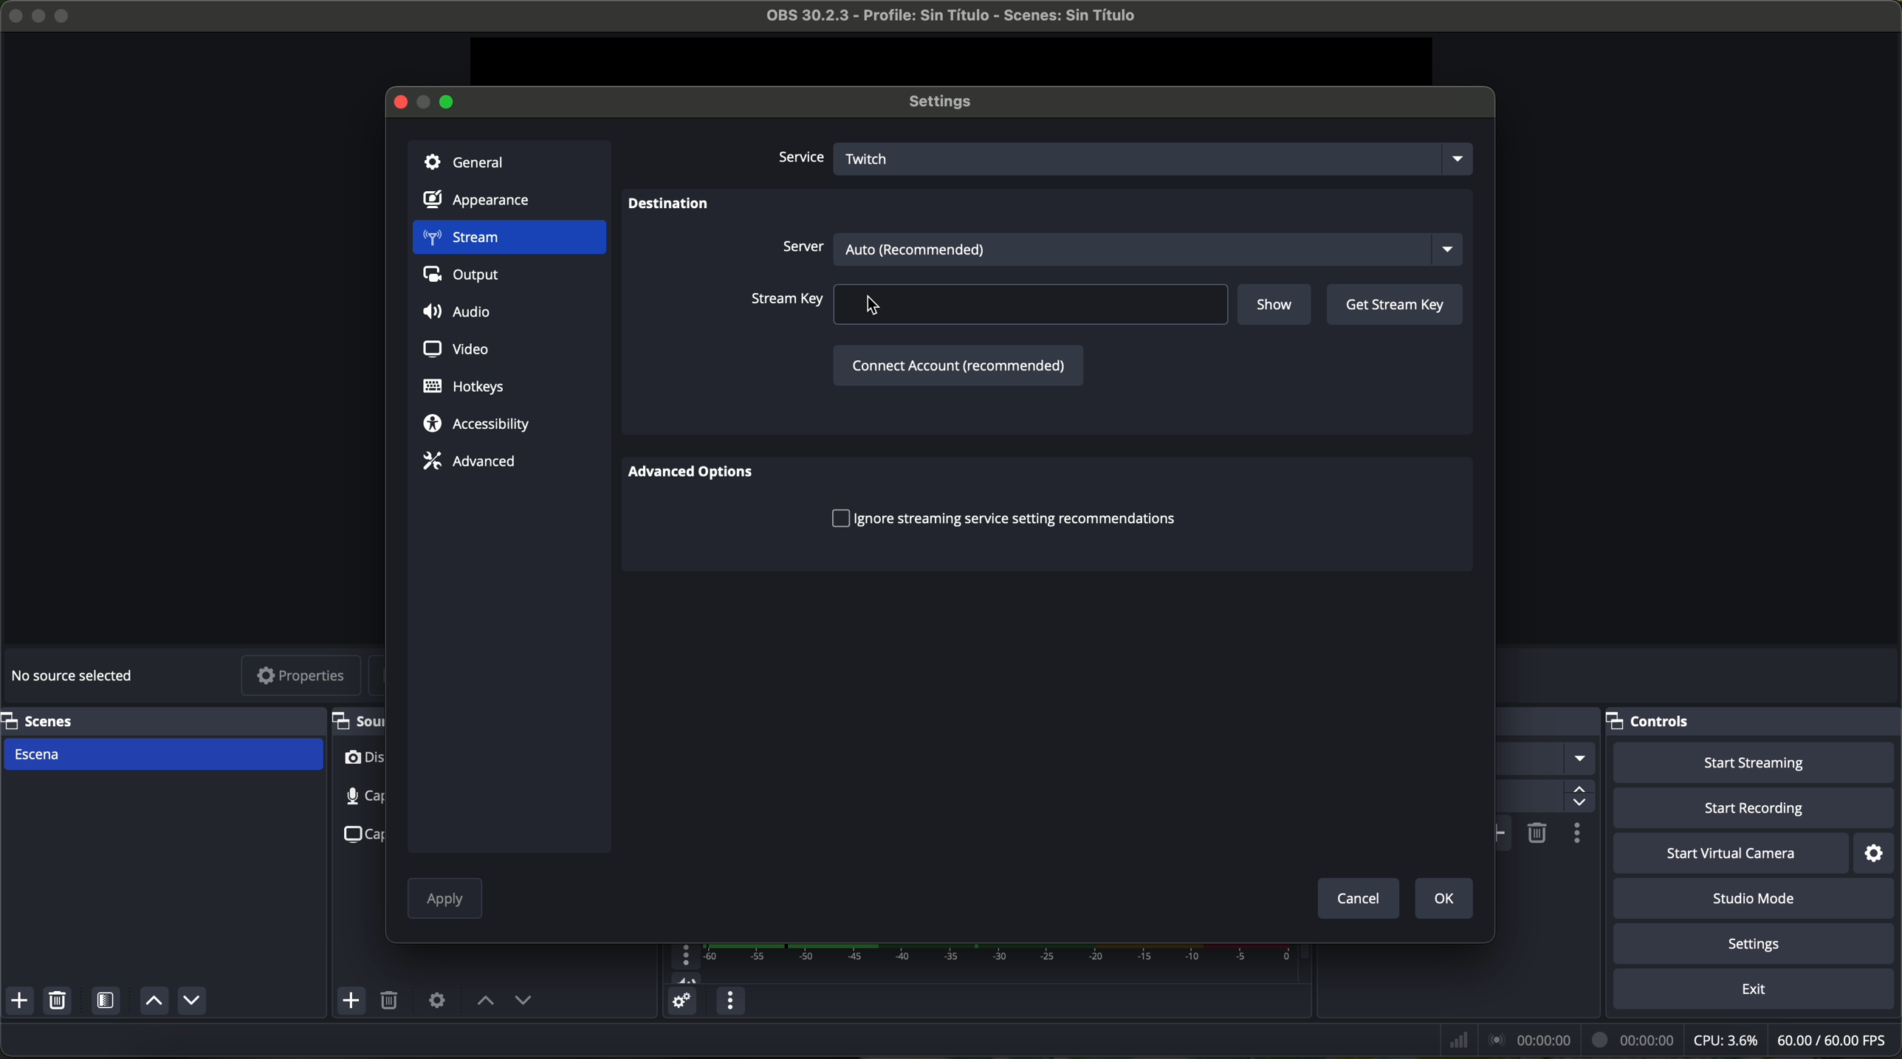  Describe the element at coordinates (353, 1001) in the screenshot. I see `add sources` at that location.